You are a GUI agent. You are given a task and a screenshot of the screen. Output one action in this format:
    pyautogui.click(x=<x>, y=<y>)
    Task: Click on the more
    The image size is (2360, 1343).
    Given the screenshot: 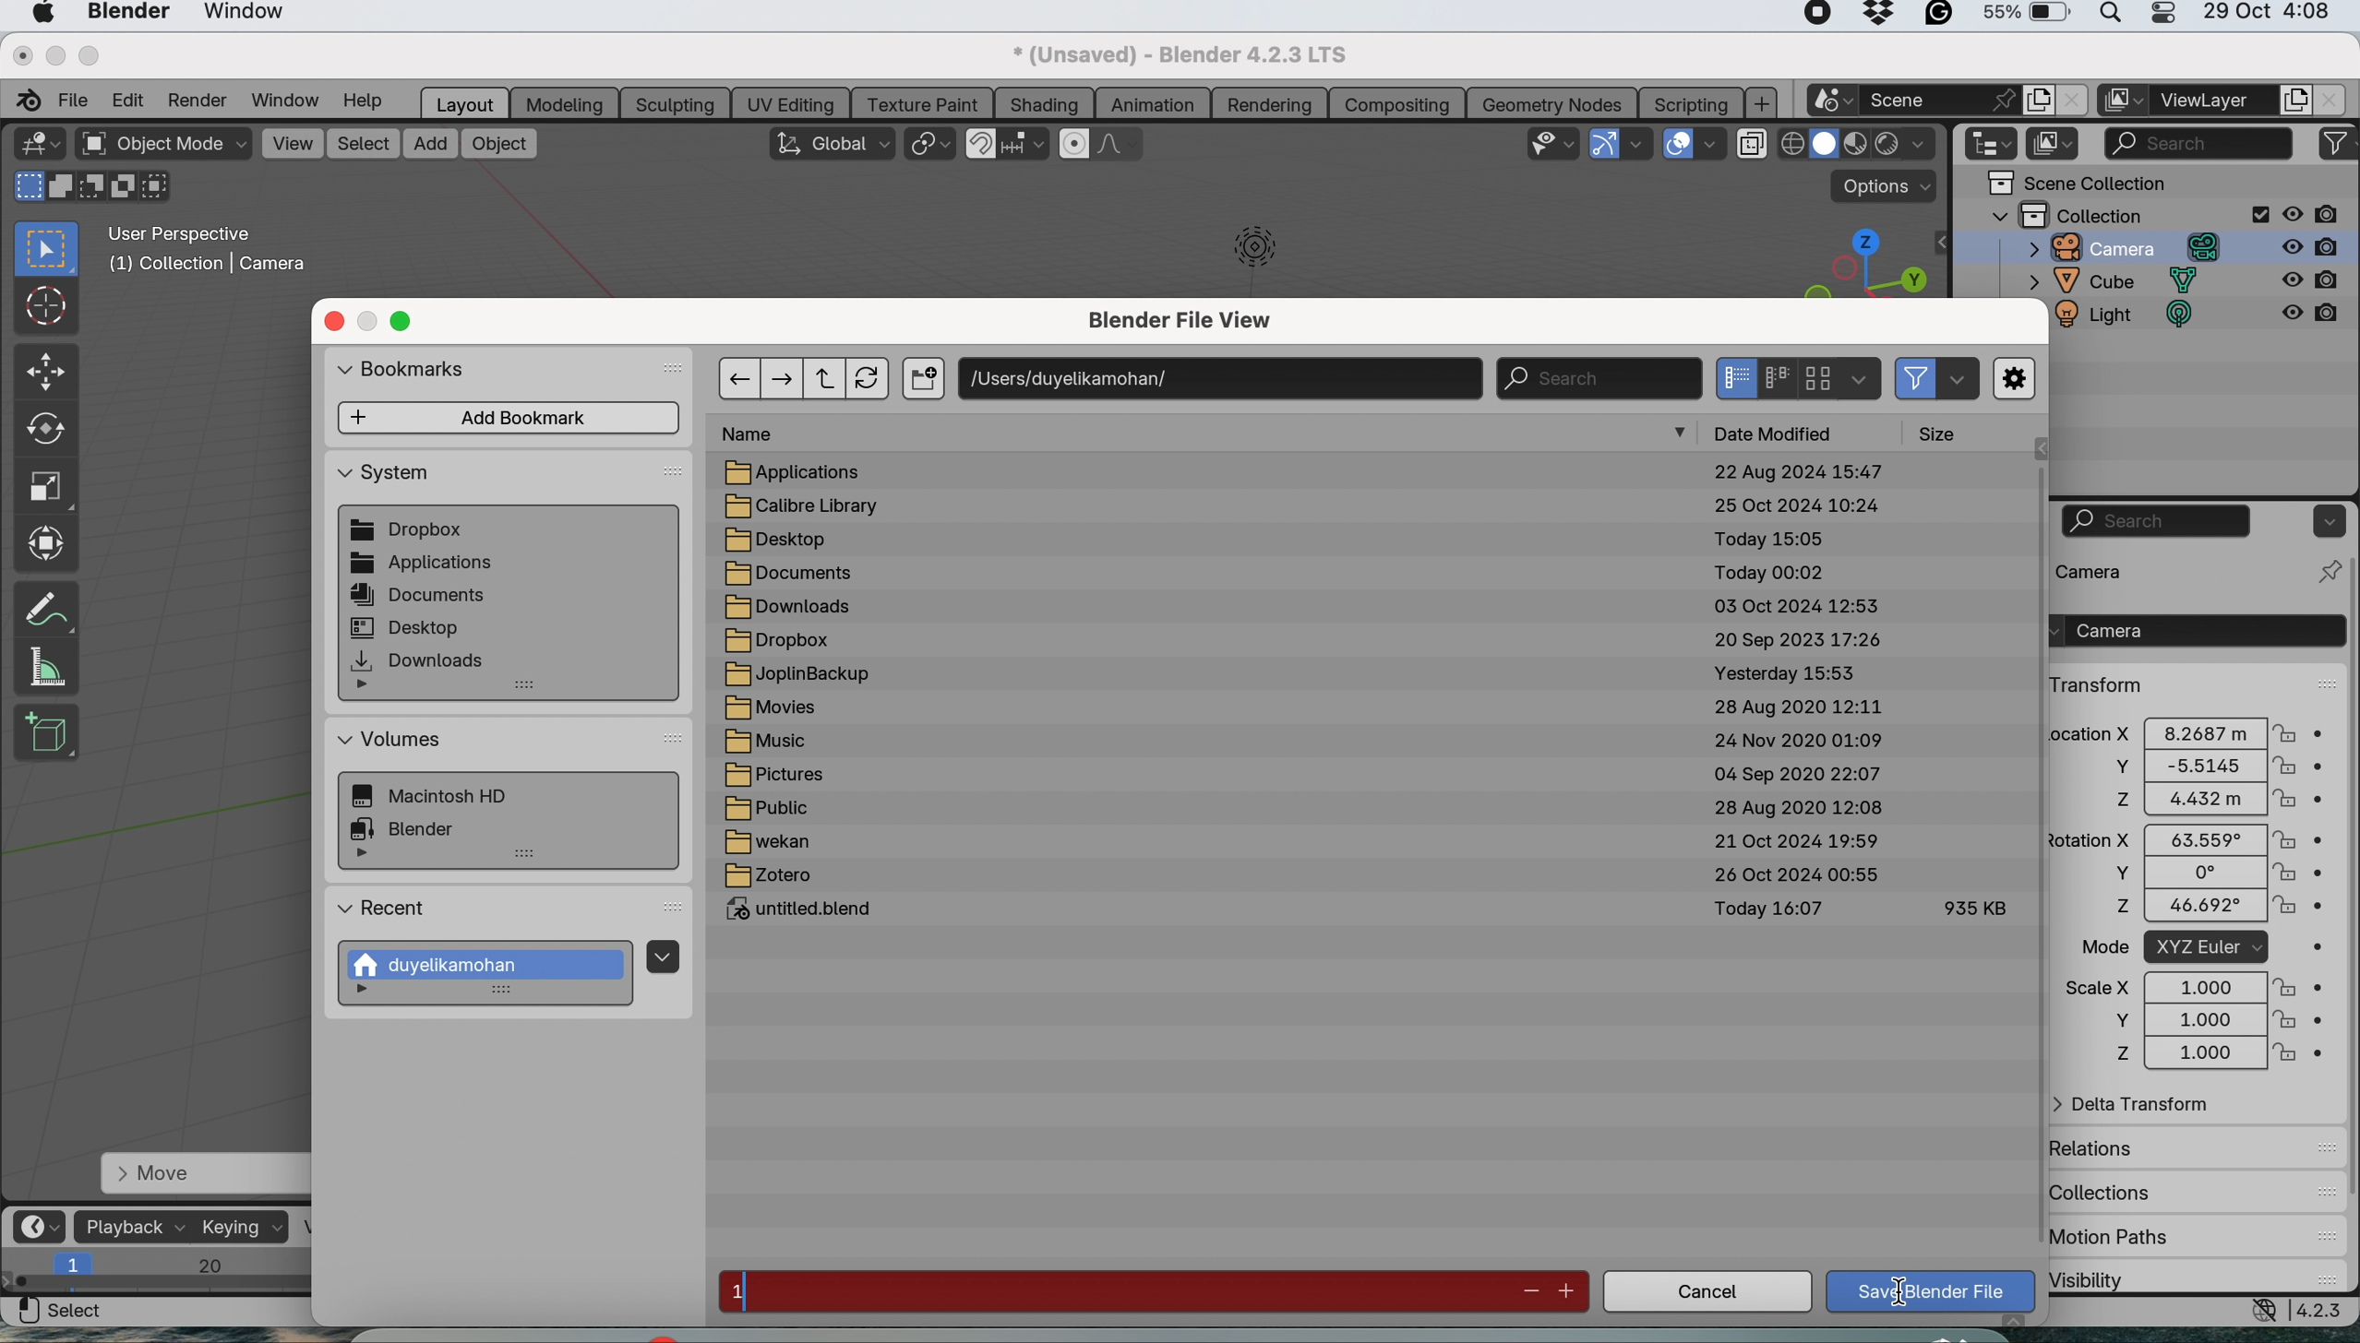 What is the action you would take?
    pyautogui.click(x=370, y=992)
    